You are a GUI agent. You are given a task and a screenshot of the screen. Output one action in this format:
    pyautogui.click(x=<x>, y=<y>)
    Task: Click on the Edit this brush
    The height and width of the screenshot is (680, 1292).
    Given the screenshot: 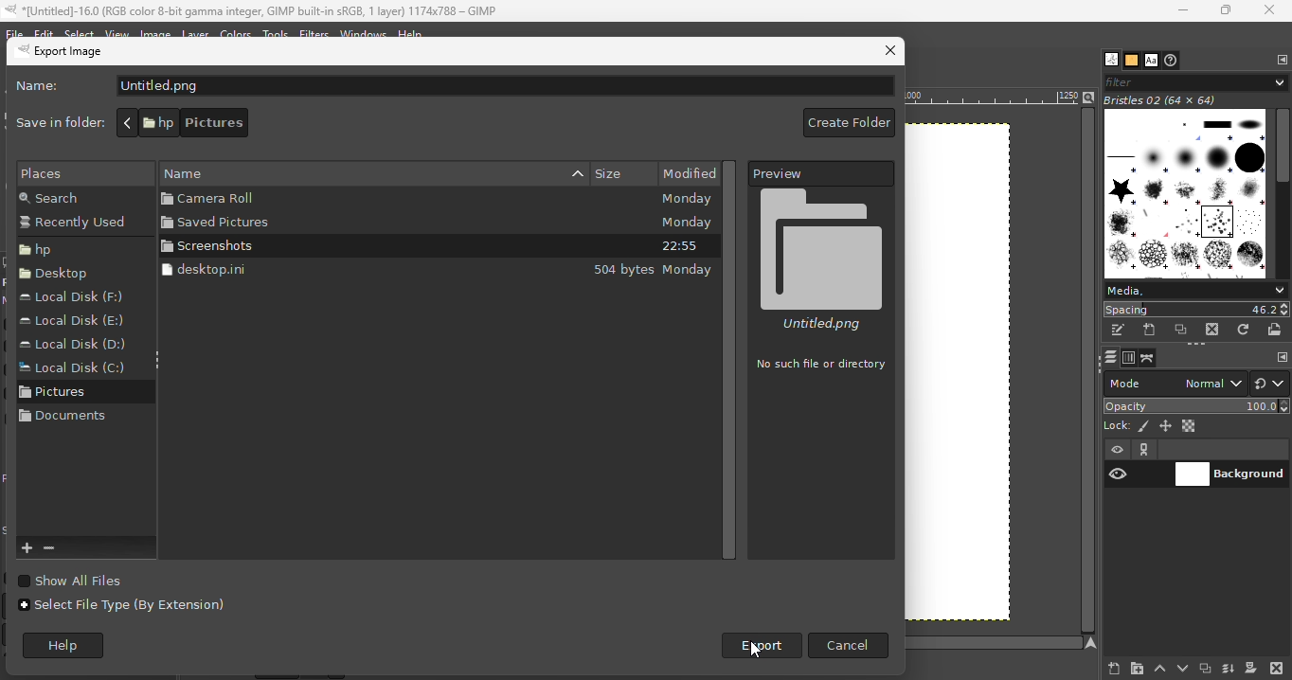 What is the action you would take?
    pyautogui.click(x=1118, y=331)
    